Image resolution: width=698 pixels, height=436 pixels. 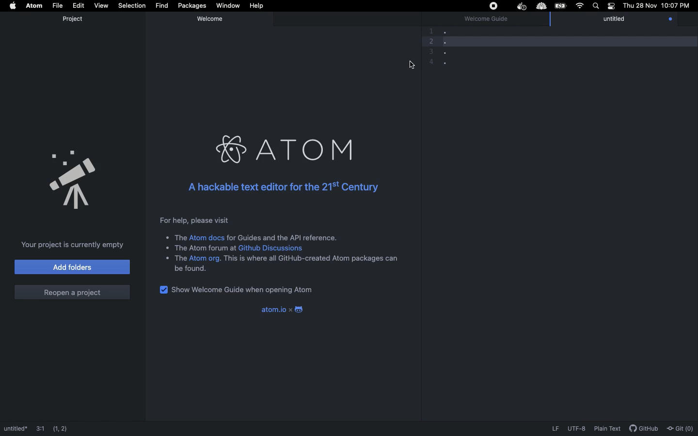 What do you see at coordinates (639, 6) in the screenshot?
I see `Date` at bounding box center [639, 6].